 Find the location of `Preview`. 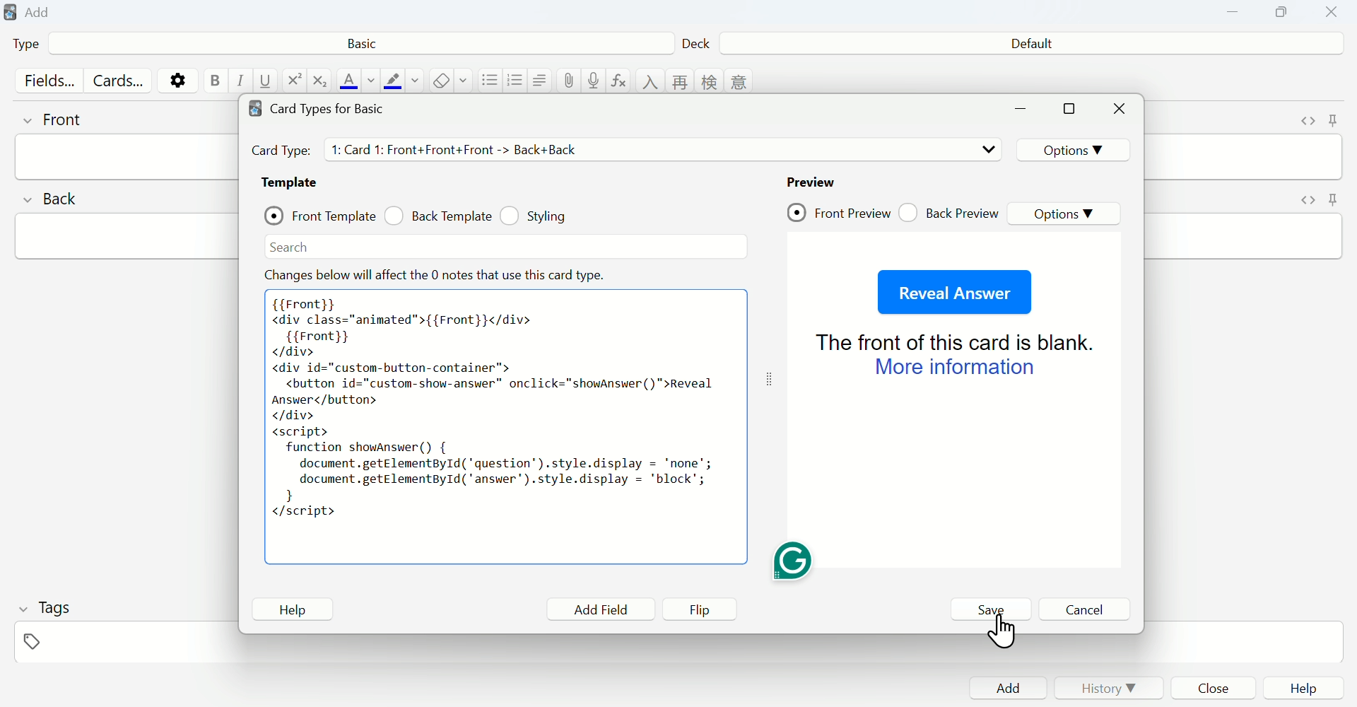

Preview is located at coordinates (812, 182).